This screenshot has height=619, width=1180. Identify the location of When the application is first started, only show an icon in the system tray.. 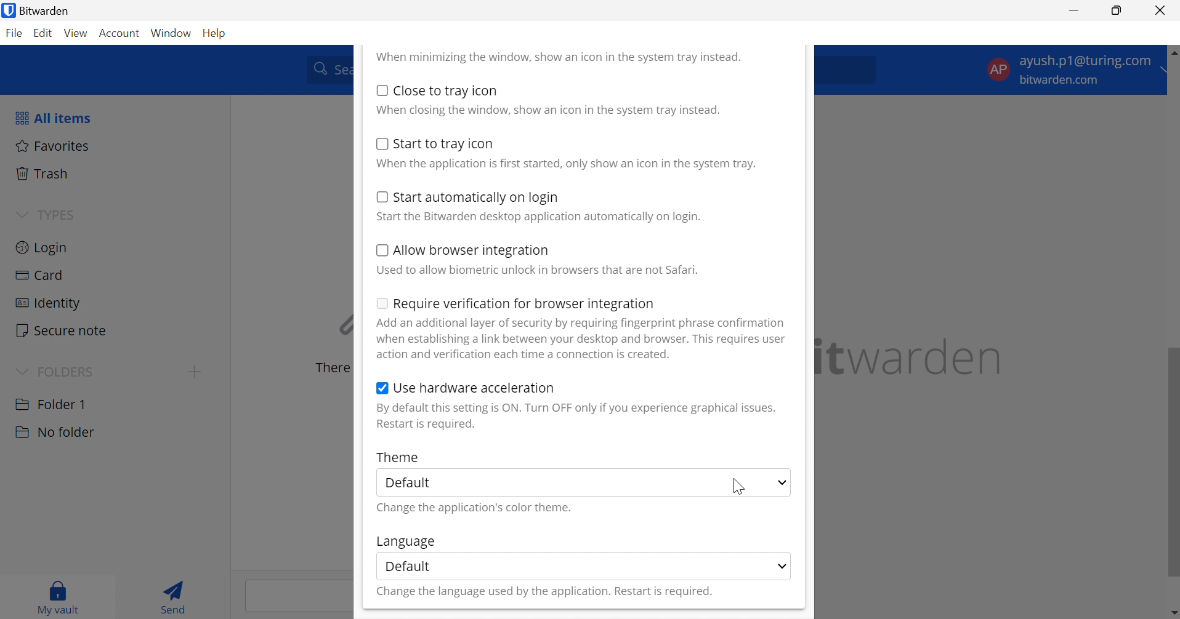
(565, 164).